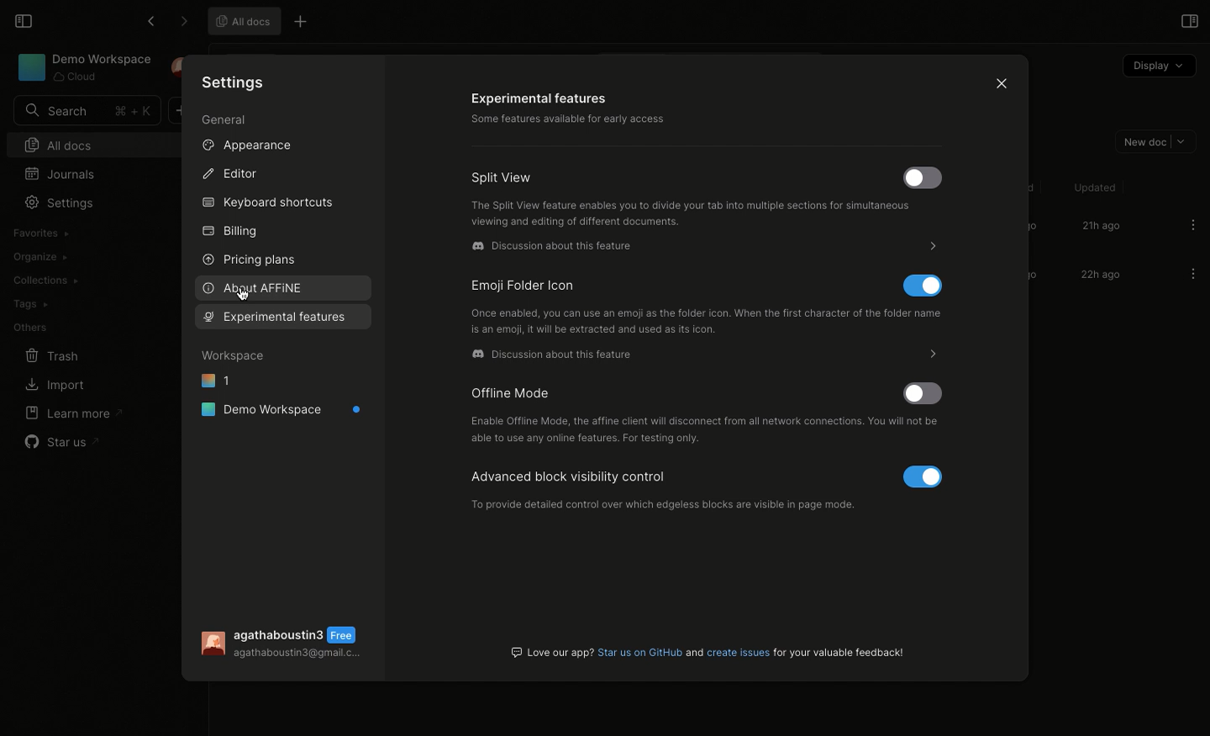  Describe the element at coordinates (1193, 224) in the screenshot. I see `Options` at that location.